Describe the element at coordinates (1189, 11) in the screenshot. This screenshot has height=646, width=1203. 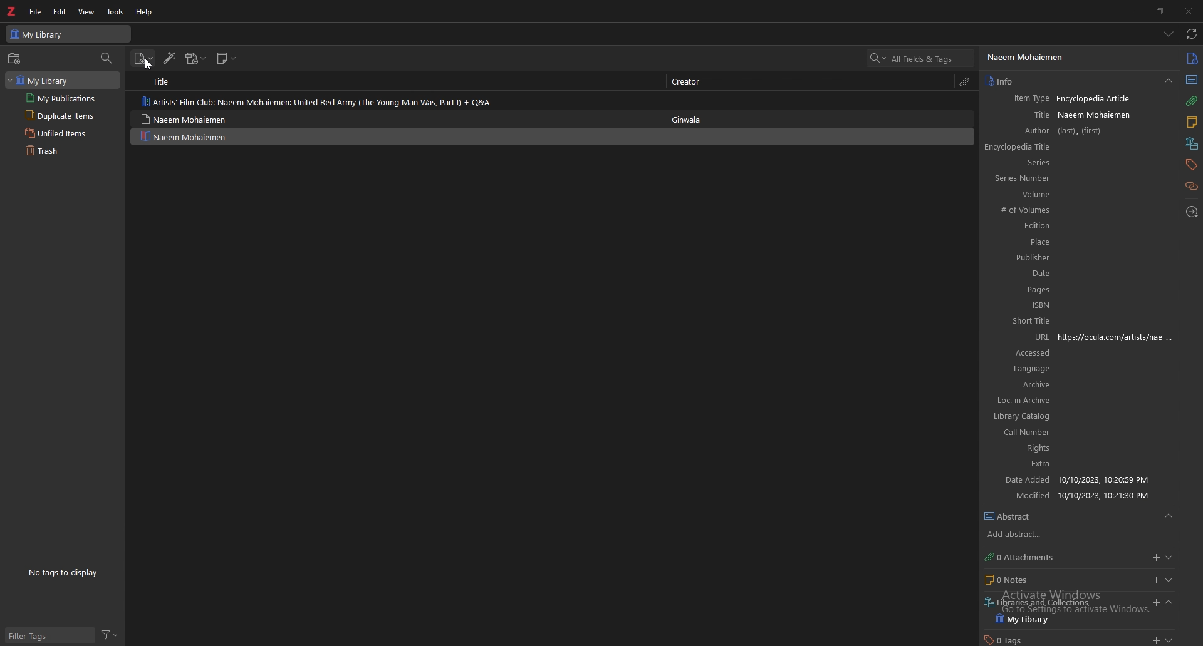
I see `close` at that location.